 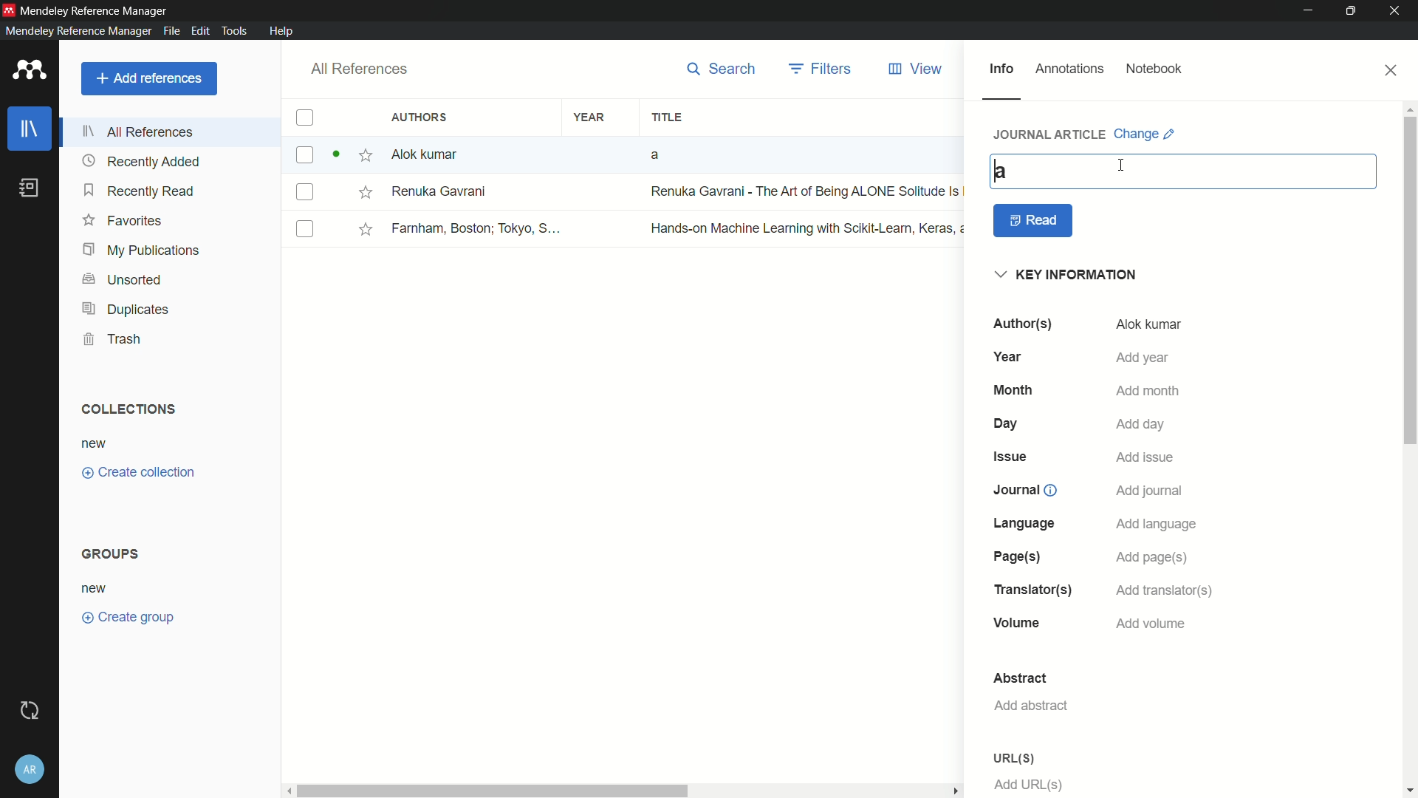 What do you see at coordinates (627, 192) in the screenshot?
I see `book-2` at bounding box center [627, 192].